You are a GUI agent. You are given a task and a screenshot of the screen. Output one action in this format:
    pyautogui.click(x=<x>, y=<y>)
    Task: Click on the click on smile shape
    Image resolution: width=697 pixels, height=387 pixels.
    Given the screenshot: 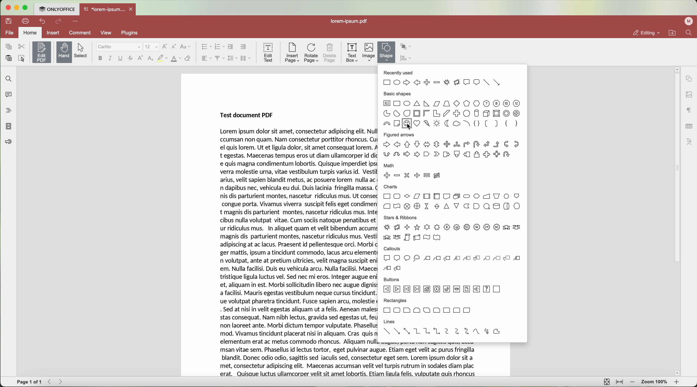 What is the action you would take?
    pyautogui.click(x=407, y=125)
    